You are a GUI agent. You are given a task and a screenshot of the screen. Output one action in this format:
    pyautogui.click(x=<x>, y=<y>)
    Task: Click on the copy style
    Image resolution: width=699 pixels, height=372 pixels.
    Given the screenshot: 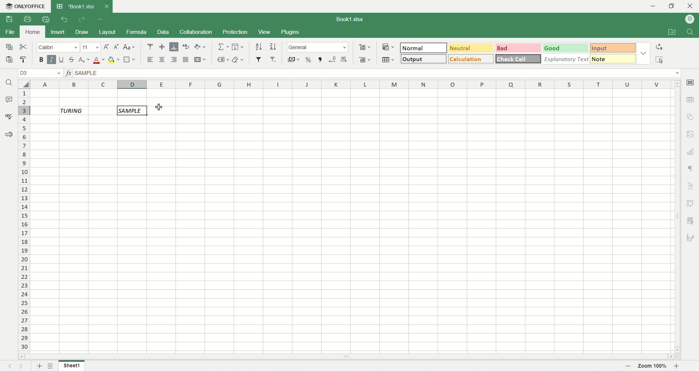 What is the action you would take?
    pyautogui.click(x=25, y=60)
    